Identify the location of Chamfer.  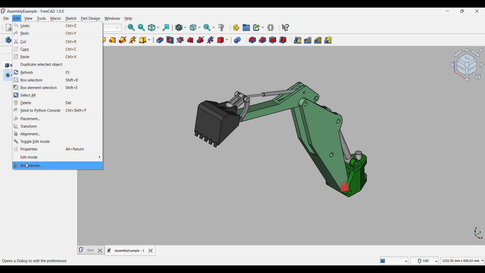
(262, 40).